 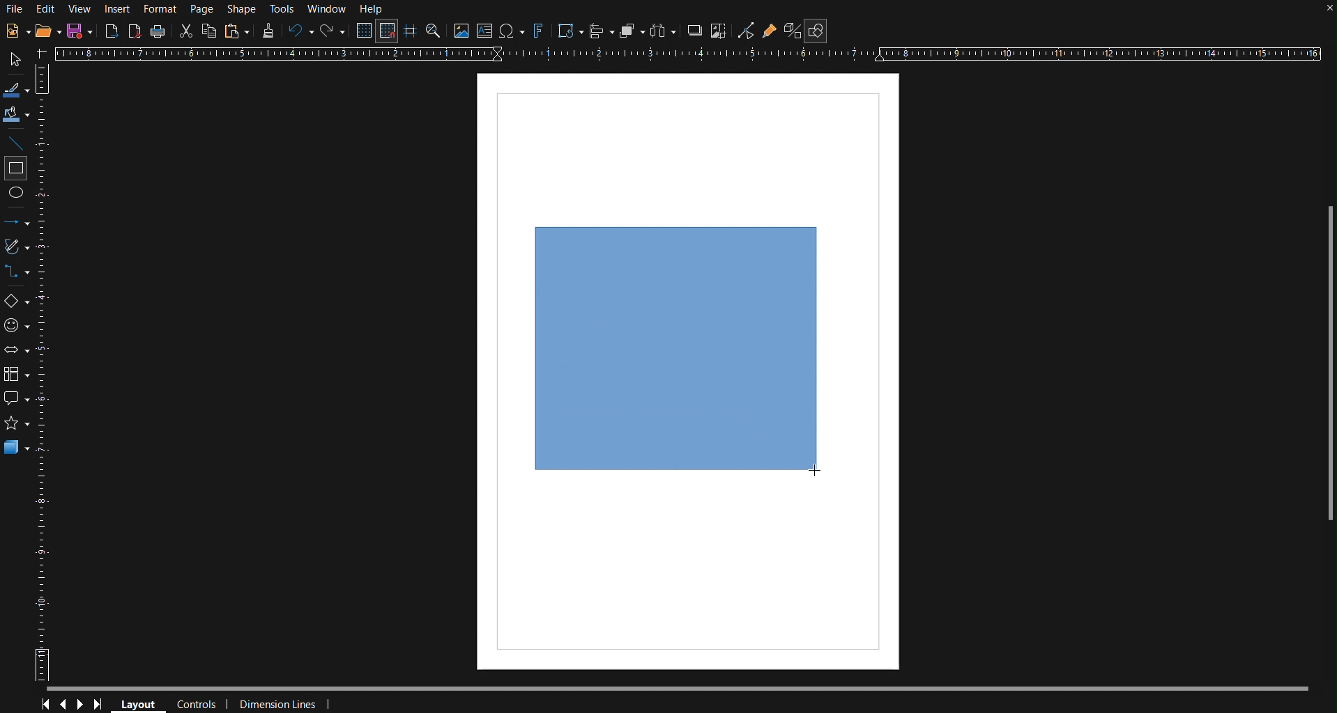 What do you see at coordinates (17, 352) in the screenshot?
I see `Block Arrows` at bounding box center [17, 352].